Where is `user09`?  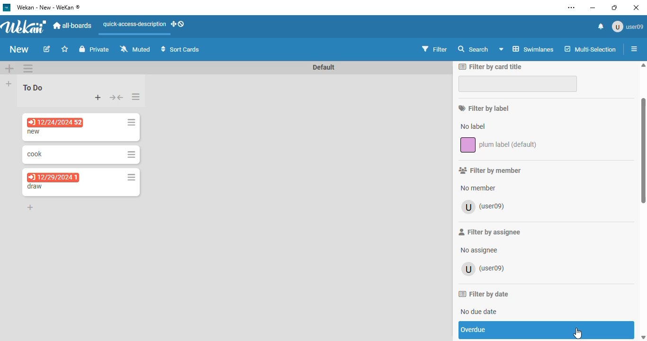 user09 is located at coordinates (484, 269).